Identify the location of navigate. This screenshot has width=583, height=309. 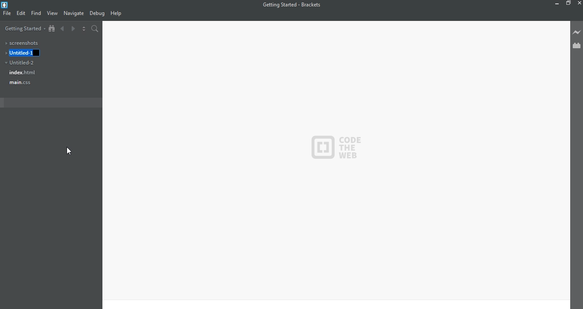
(75, 14).